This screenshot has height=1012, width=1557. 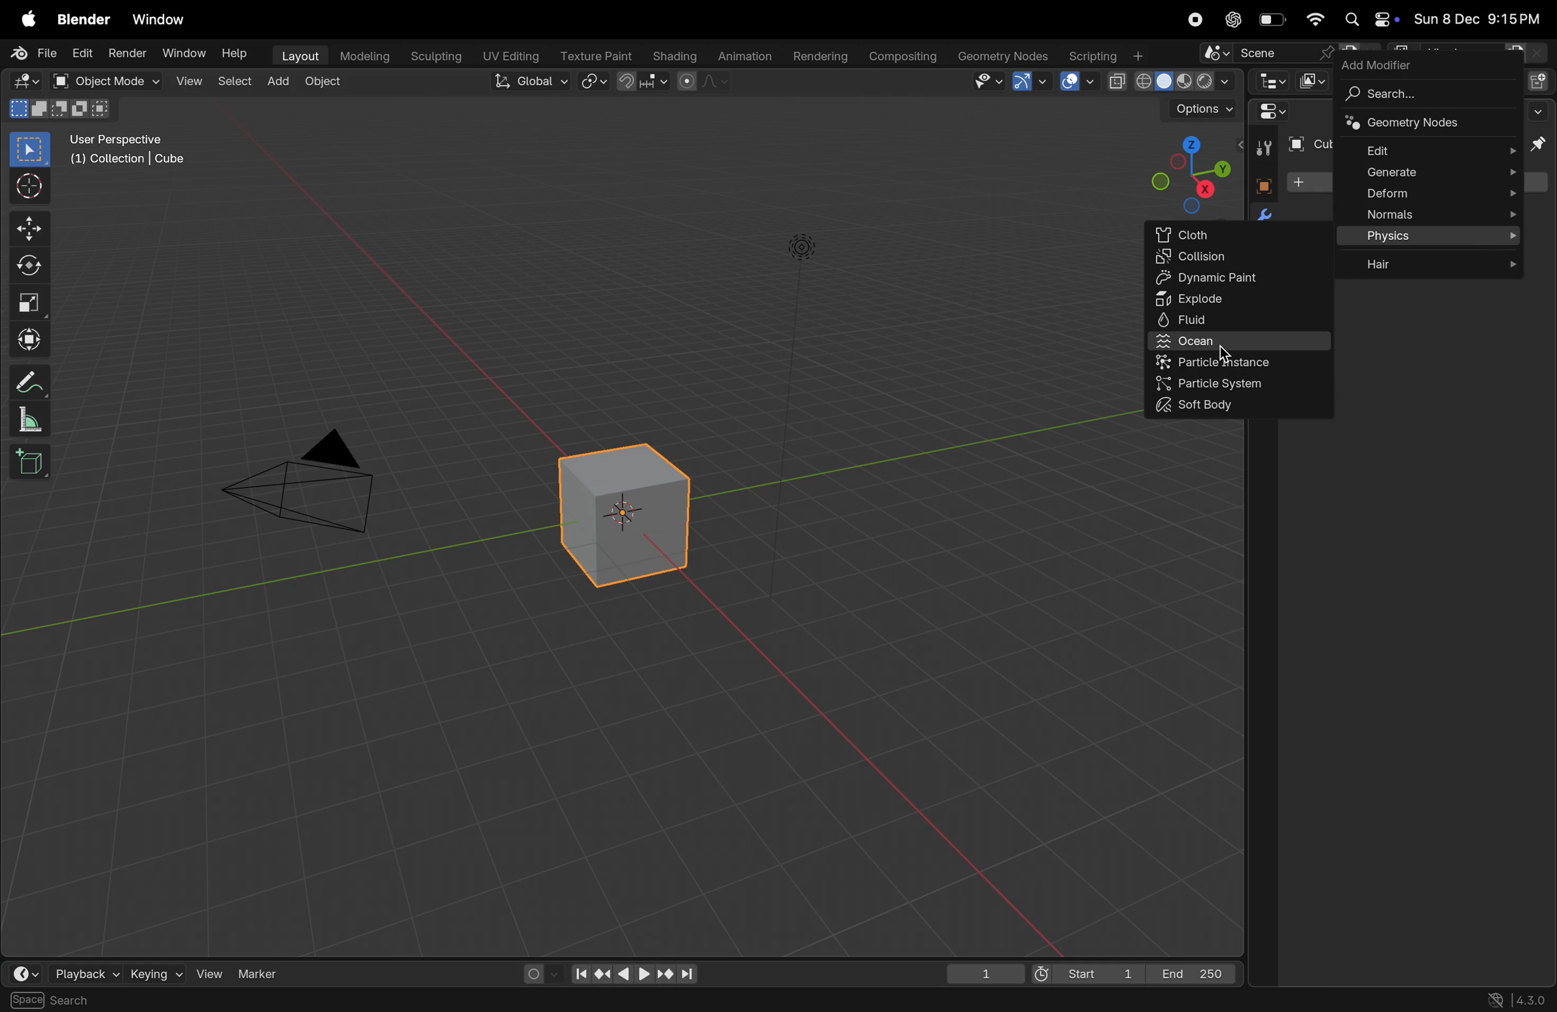 I want to click on wifi, so click(x=1315, y=20).